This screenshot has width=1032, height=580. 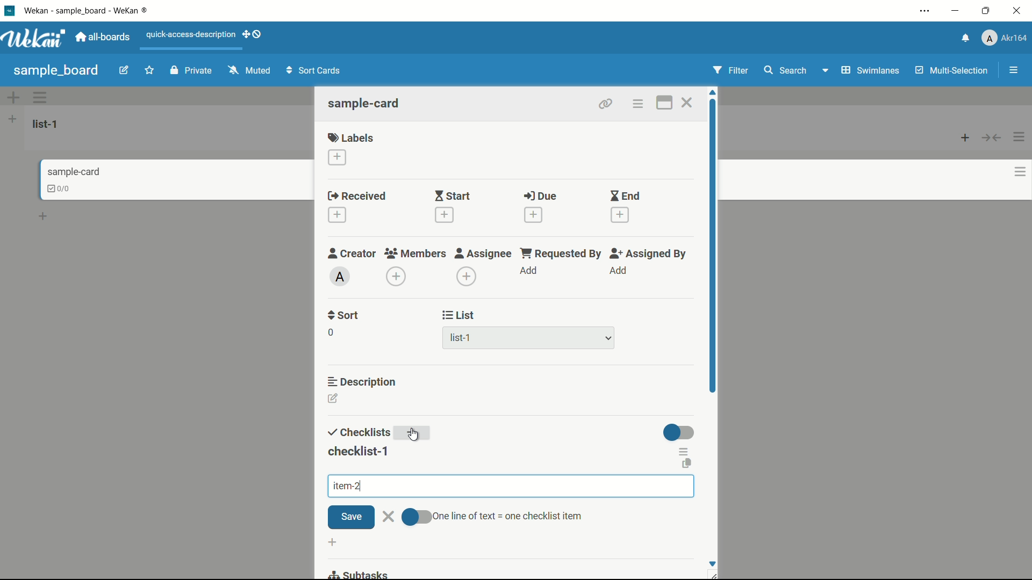 What do you see at coordinates (254, 33) in the screenshot?
I see `show-desktop-drag-handles` at bounding box center [254, 33].